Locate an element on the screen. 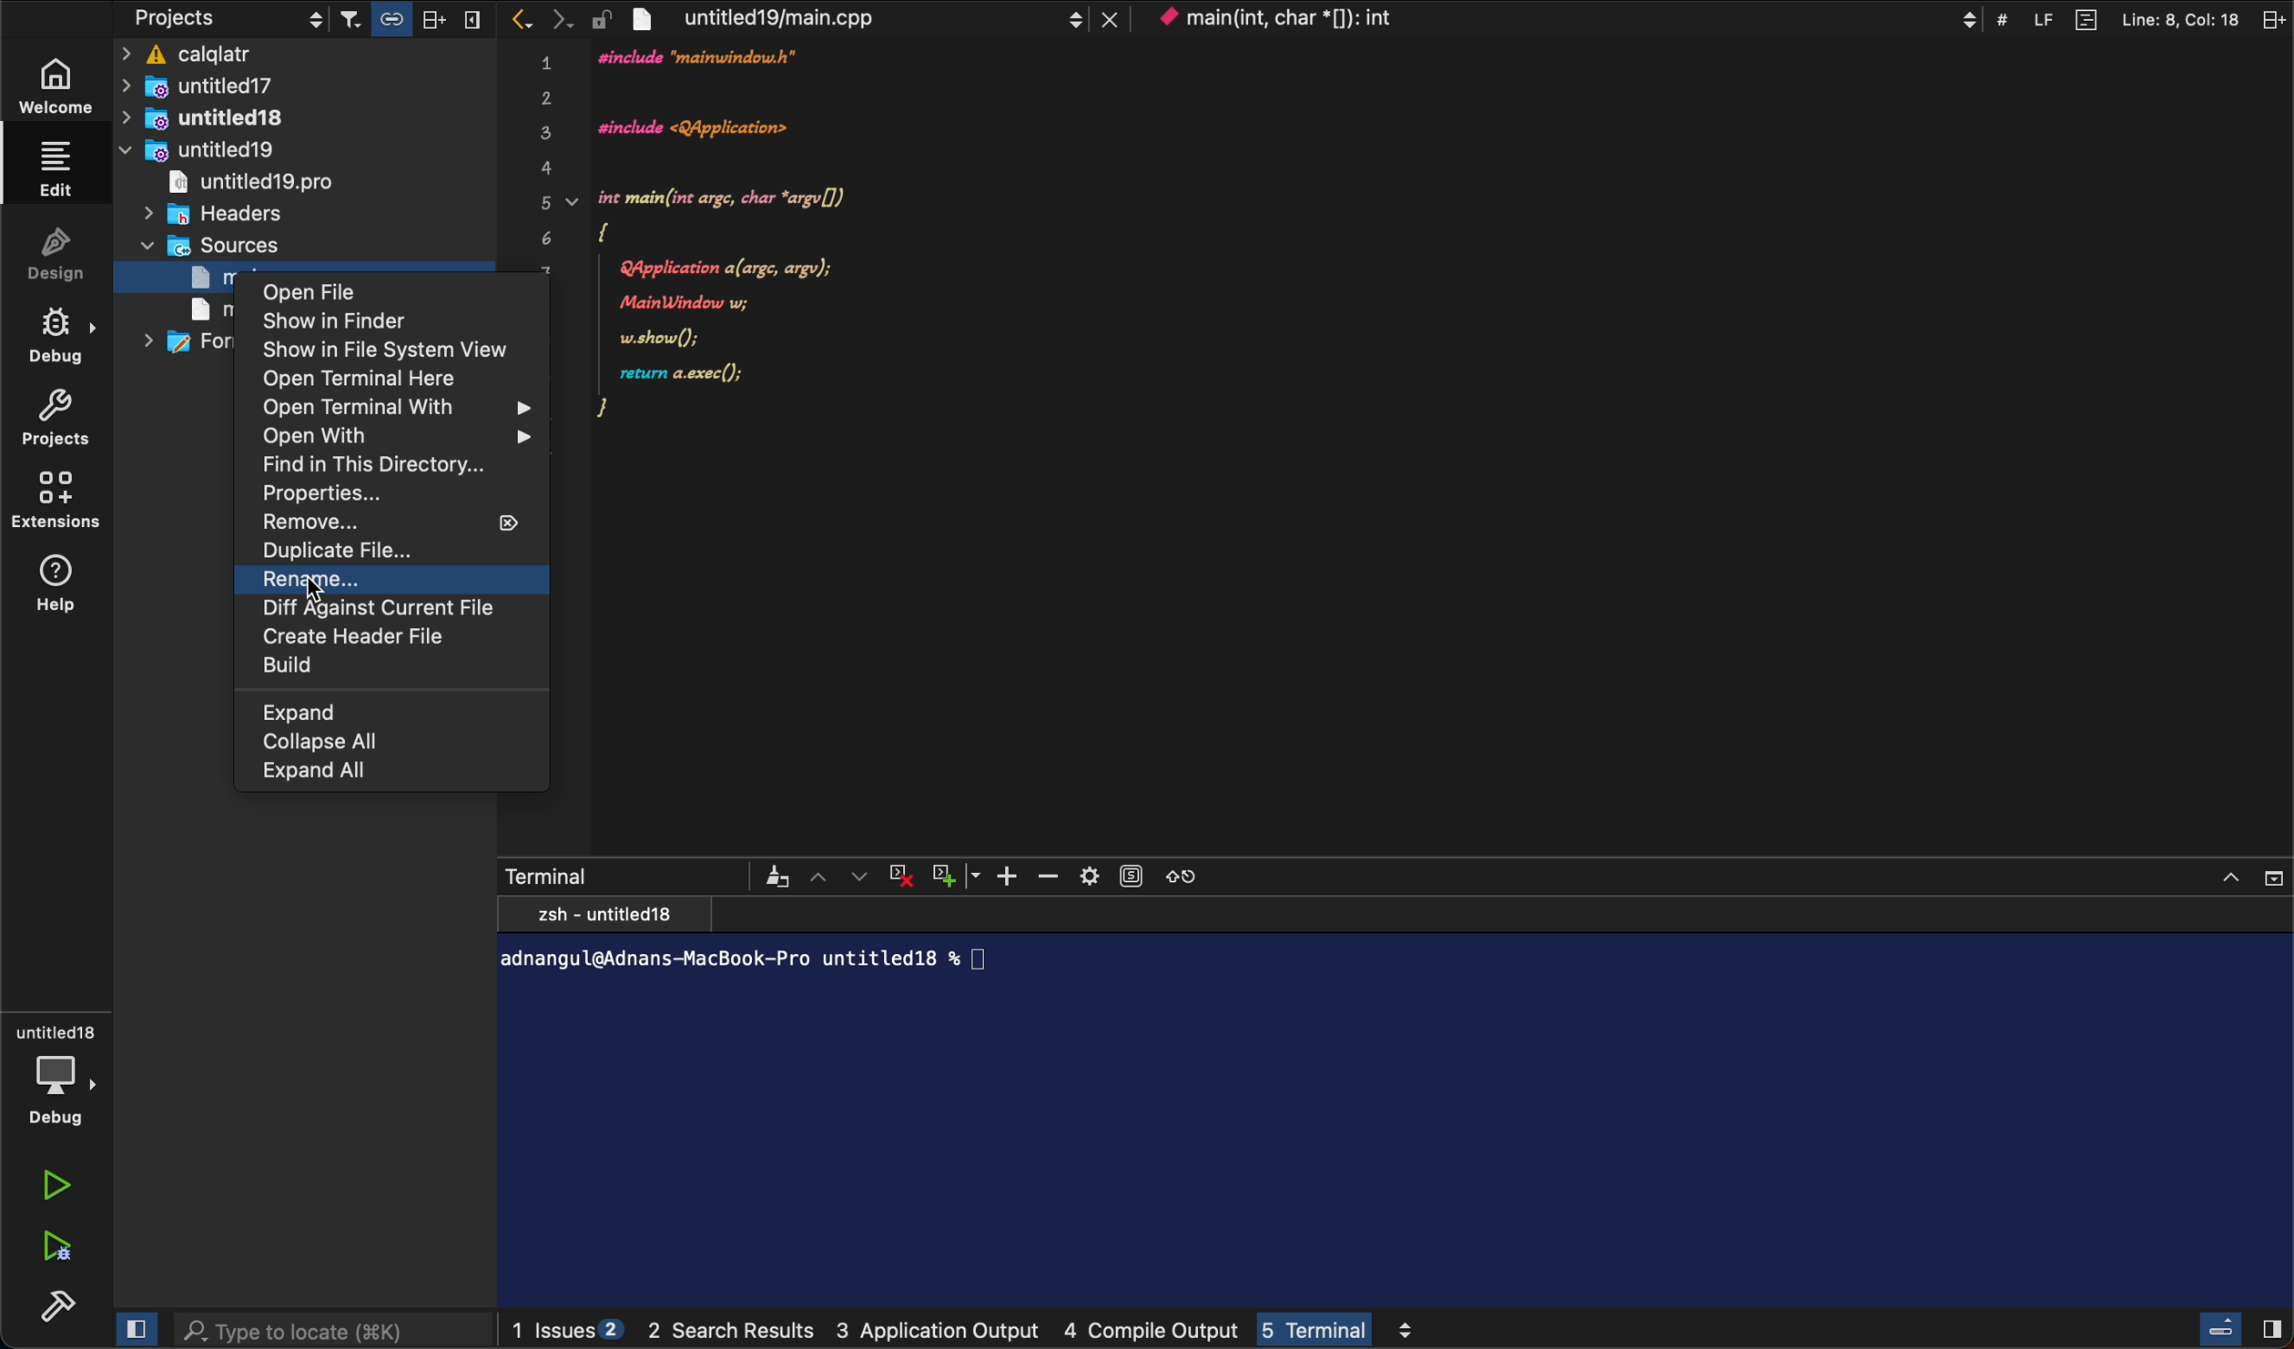 This screenshot has height=1349, width=2294. untitlewd18 is located at coordinates (216, 118).